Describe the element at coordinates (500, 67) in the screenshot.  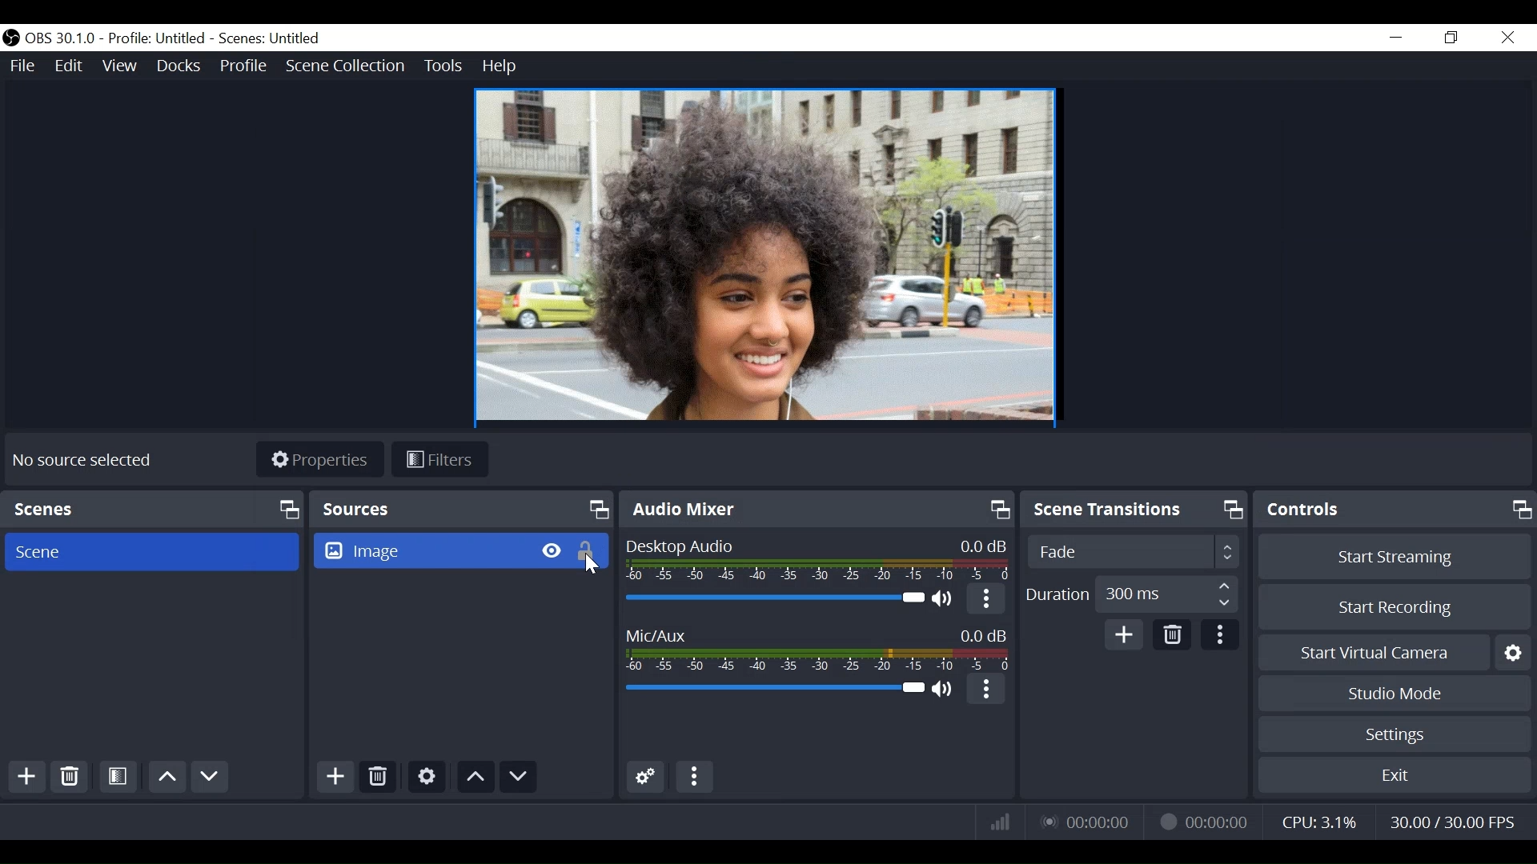
I see `Help` at that location.